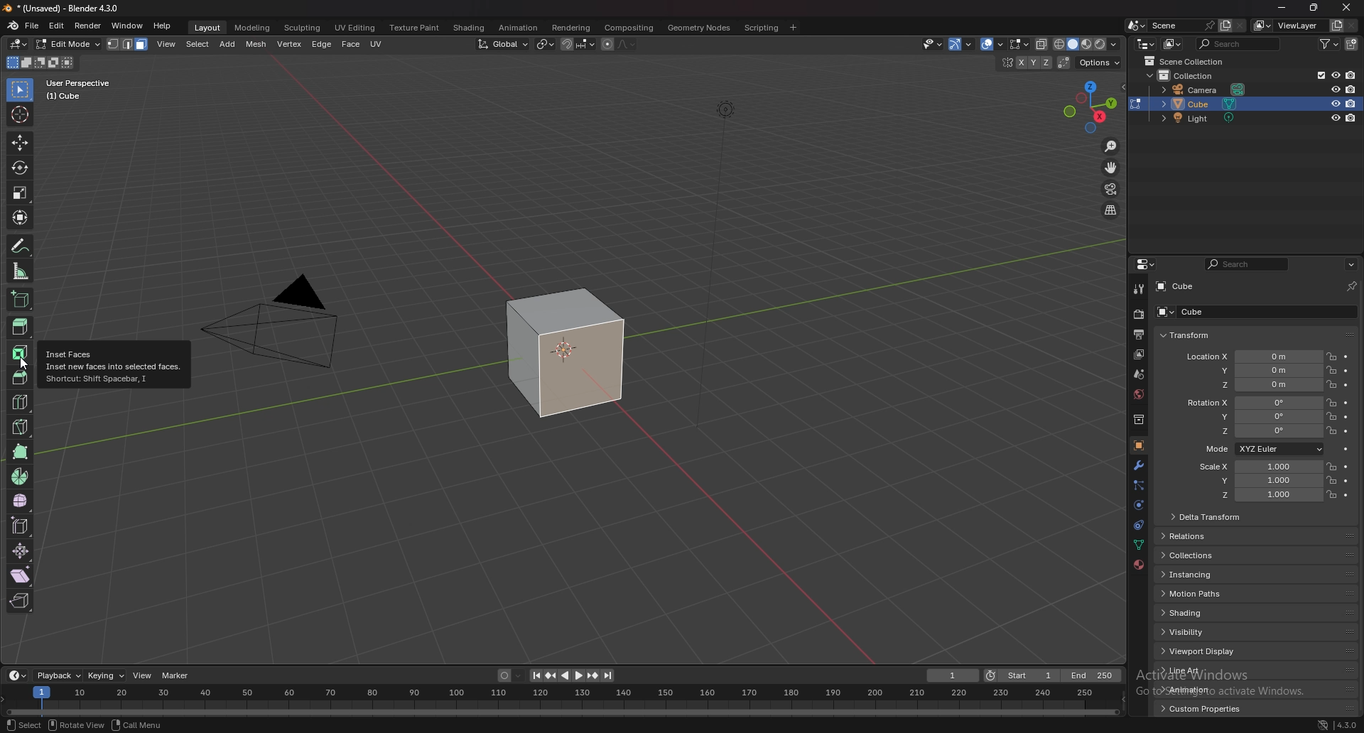  Describe the element at coordinates (1192, 76) in the screenshot. I see `collection` at that location.